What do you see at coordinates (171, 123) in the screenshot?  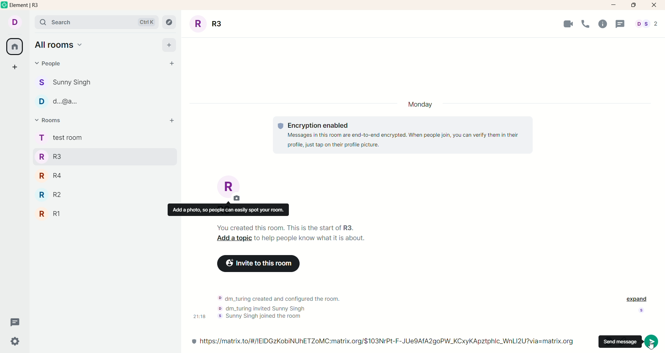 I see `add` at bounding box center [171, 123].